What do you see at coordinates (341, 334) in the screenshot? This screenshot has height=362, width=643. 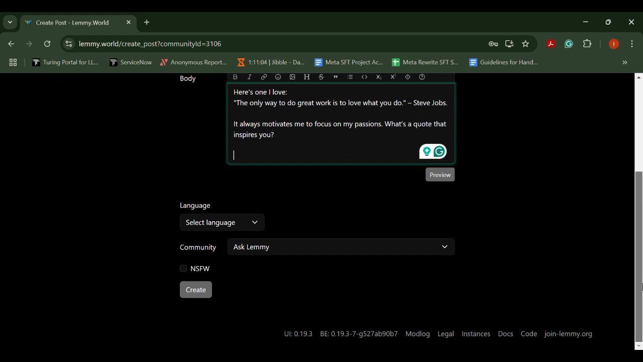 I see `UL0.19.3 BE: 0.19.3-7-g527ab90b7` at bounding box center [341, 334].